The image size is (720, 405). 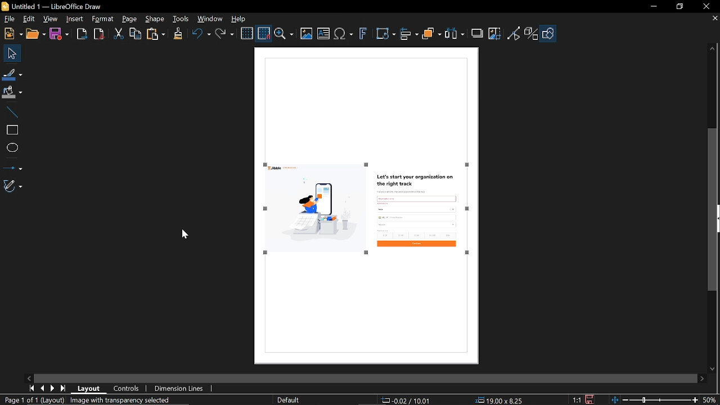 I want to click on Display grid, so click(x=247, y=33).